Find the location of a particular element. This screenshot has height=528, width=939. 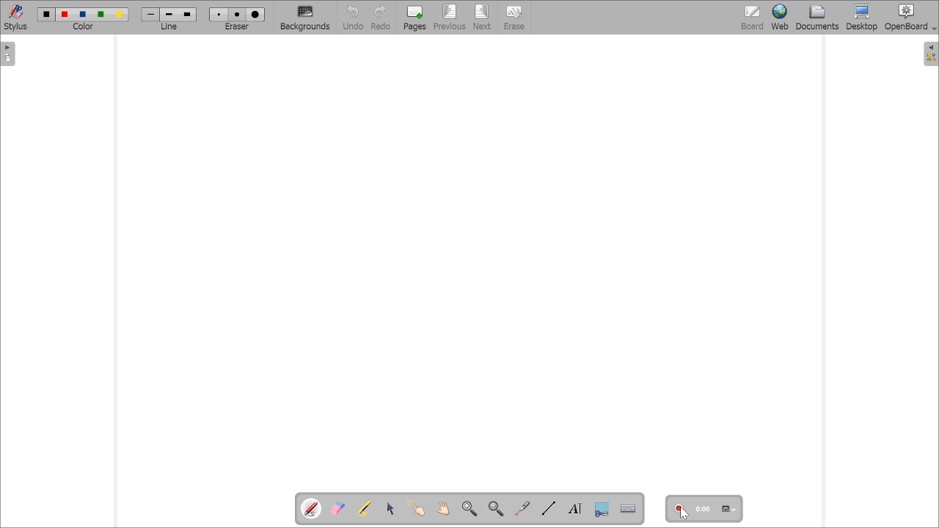

Zoom out is located at coordinates (495, 509).